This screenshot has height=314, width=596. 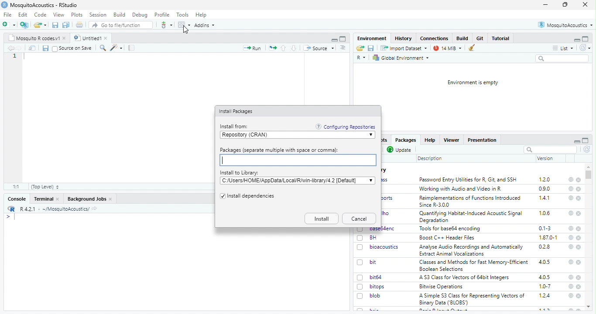 I want to click on 6 MiB, so click(x=446, y=48).